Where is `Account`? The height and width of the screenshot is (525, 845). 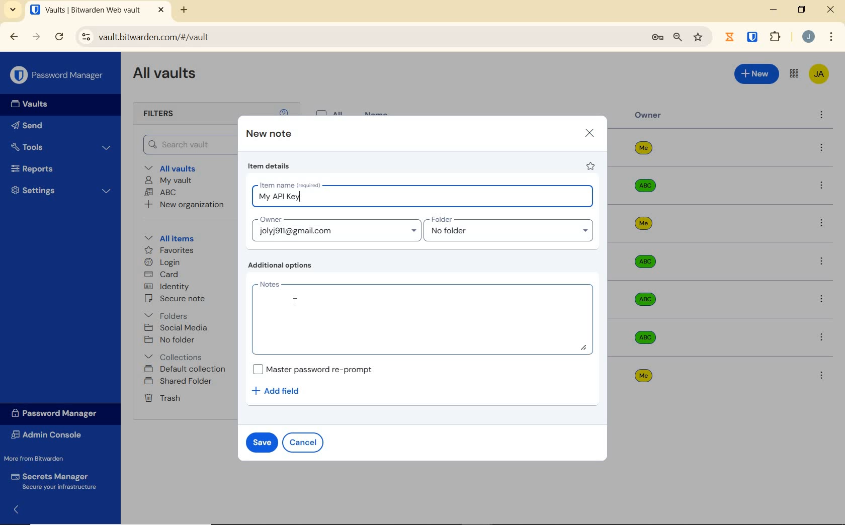
Account is located at coordinates (809, 38).